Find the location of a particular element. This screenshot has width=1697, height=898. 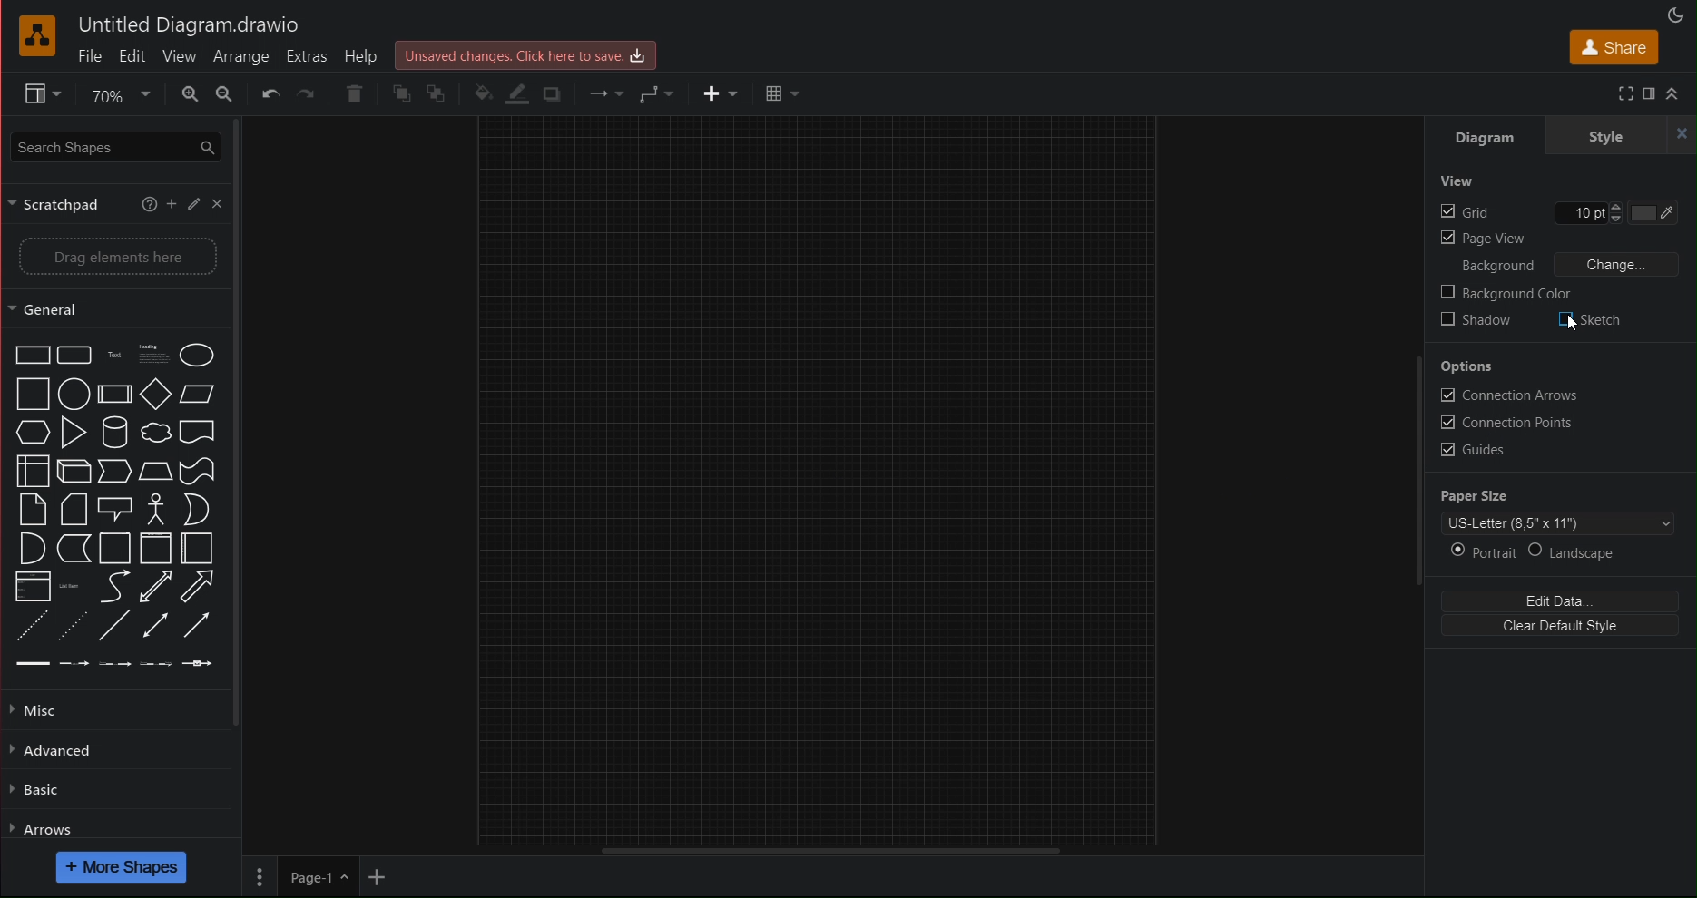

Zoom In is located at coordinates (184, 93).